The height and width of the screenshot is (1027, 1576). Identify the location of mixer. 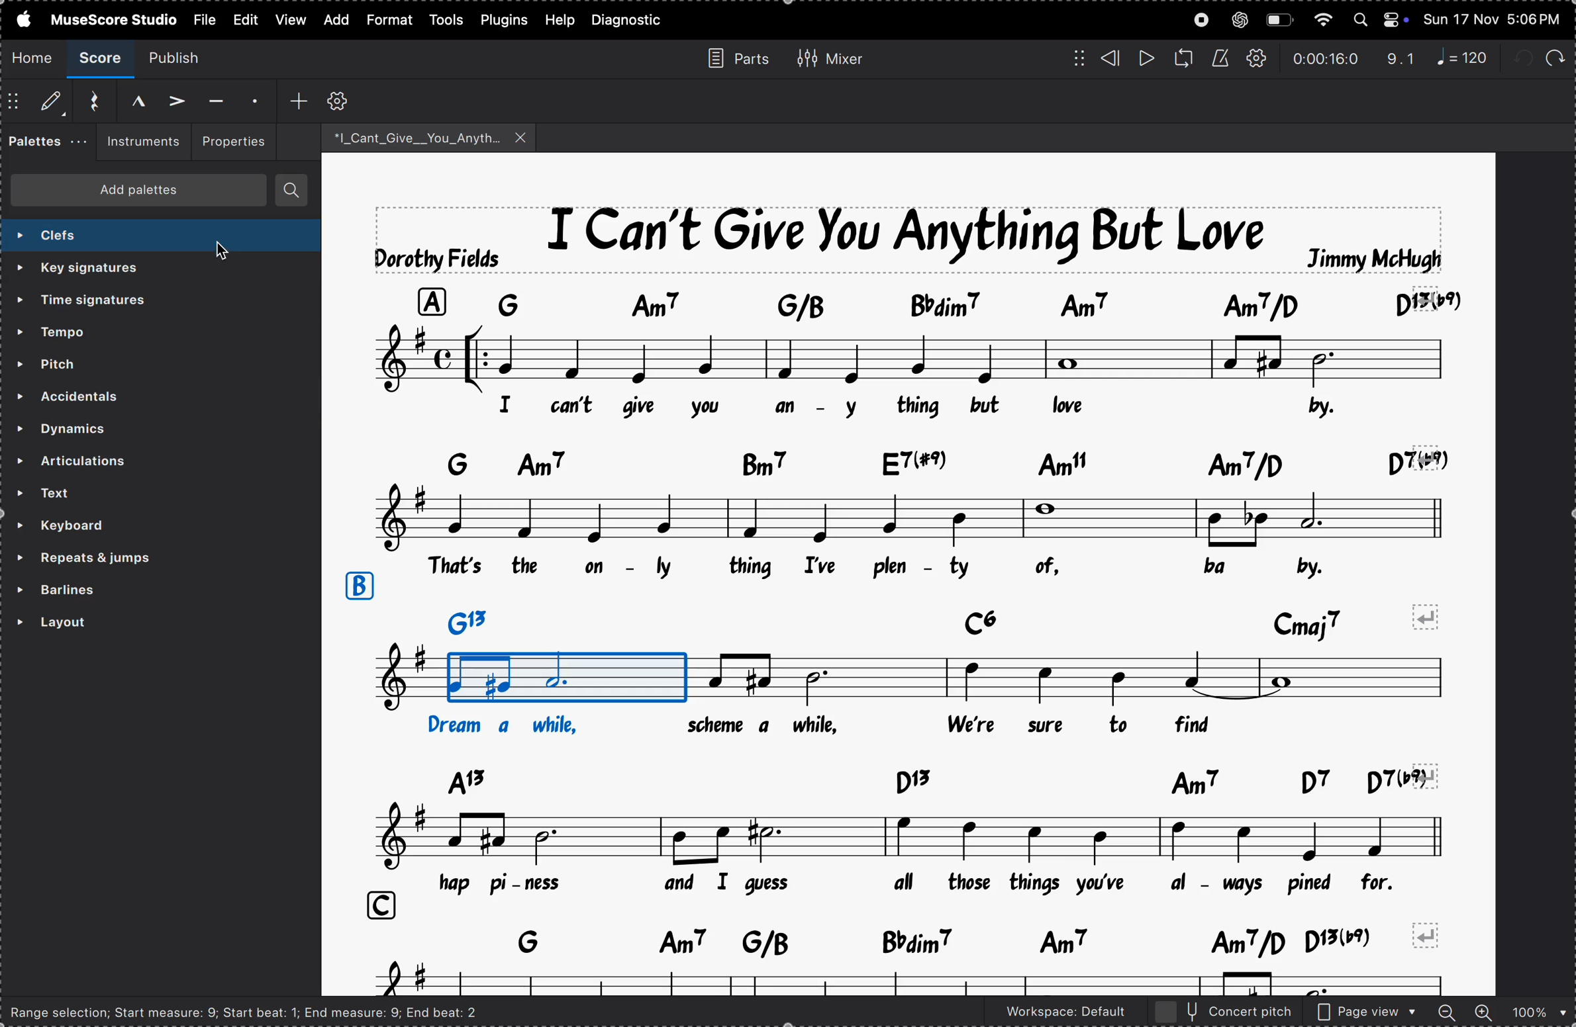
(830, 56).